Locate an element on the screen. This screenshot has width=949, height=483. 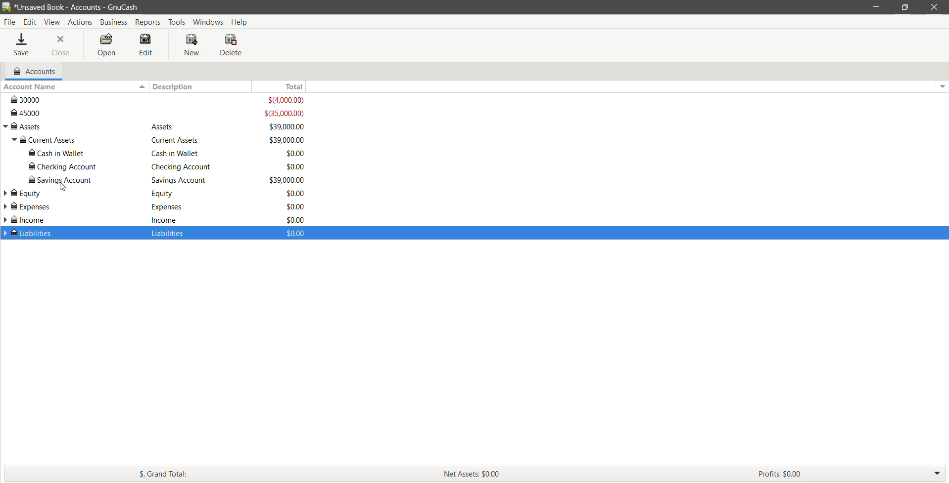
Edit is located at coordinates (30, 21).